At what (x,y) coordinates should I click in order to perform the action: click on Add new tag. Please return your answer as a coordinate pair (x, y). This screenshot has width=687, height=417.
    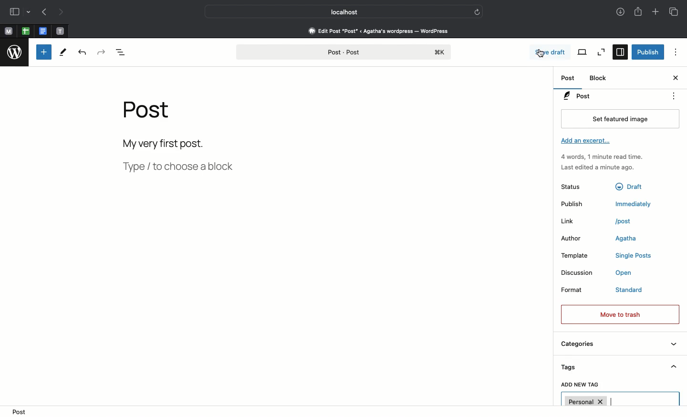
    Looking at the image, I should click on (580, 386).